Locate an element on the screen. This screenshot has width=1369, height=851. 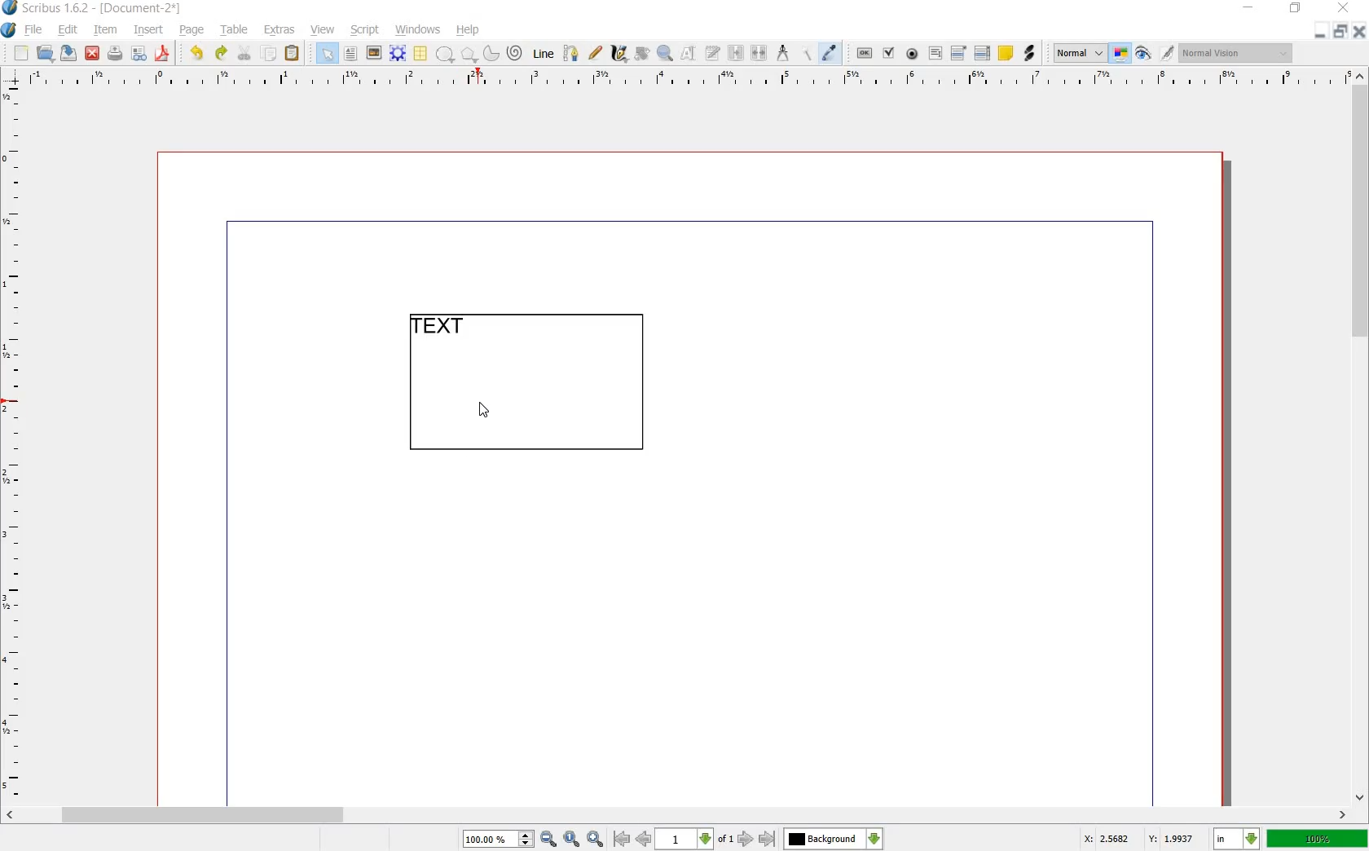
pdf list box is located at coordinates (982, 52).